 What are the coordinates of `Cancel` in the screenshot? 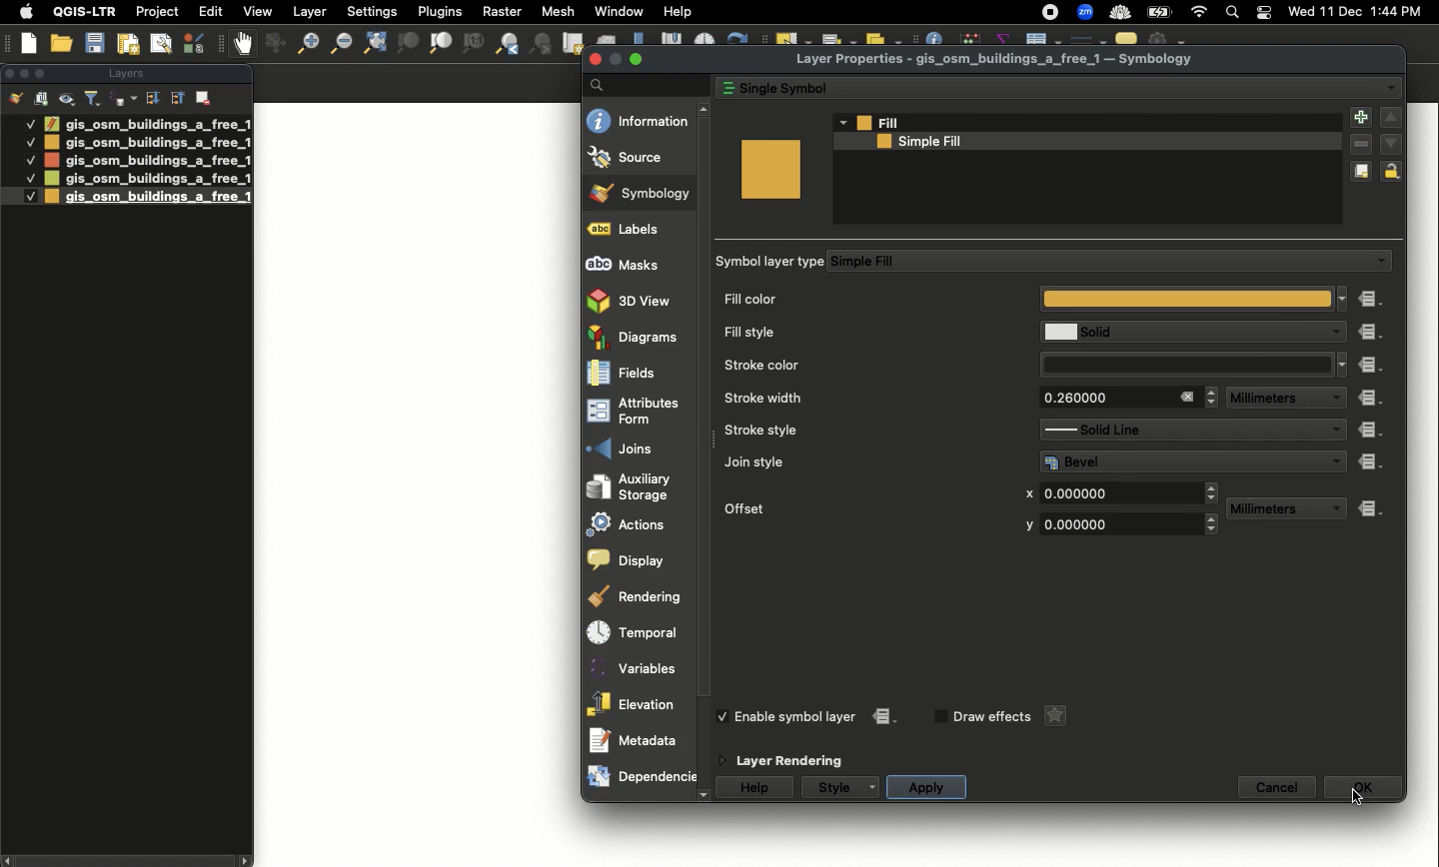 It's located at (1278, 787).